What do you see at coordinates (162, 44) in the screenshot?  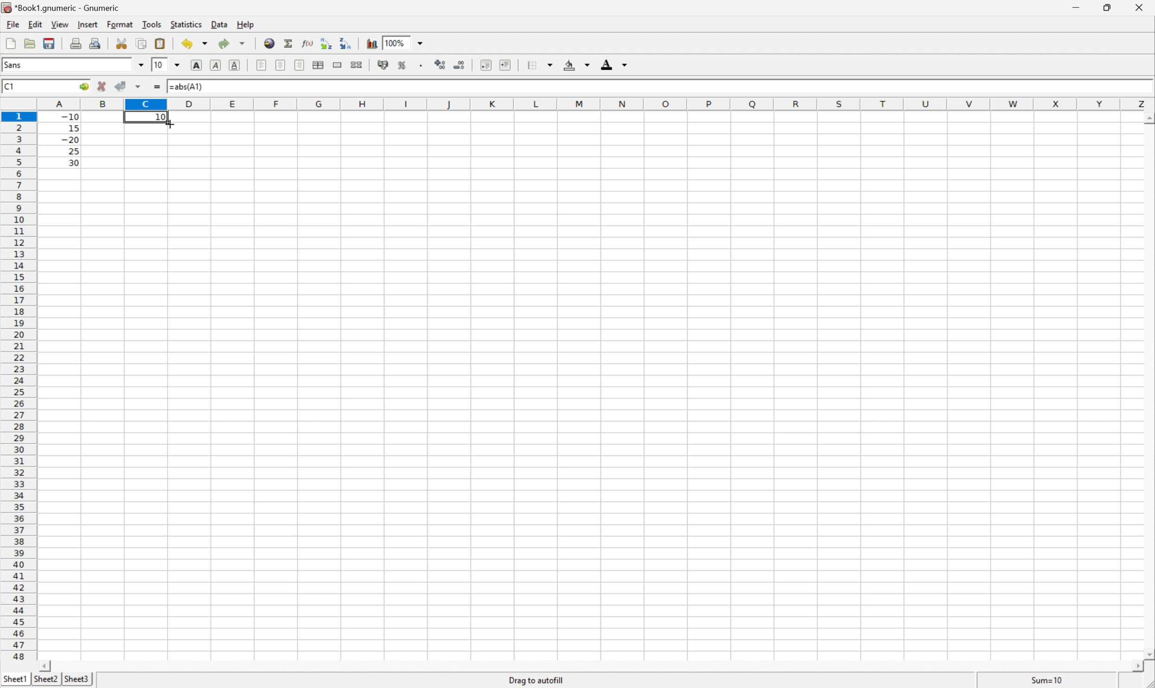 I see `Paste the clipboard` at bounding box center [162, 44].